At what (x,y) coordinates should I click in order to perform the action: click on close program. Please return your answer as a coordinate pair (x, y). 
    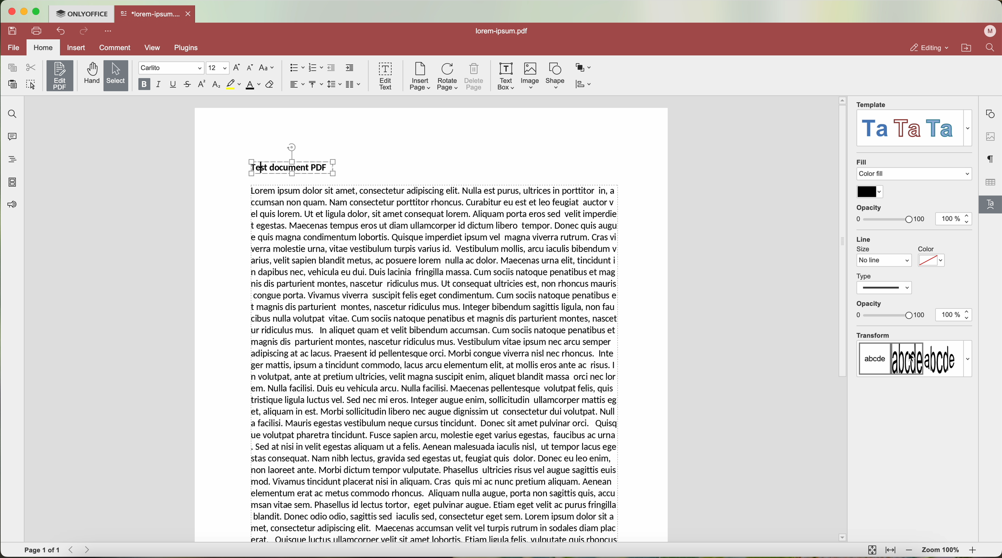
    Looking at the image, I should click on (13, 11).